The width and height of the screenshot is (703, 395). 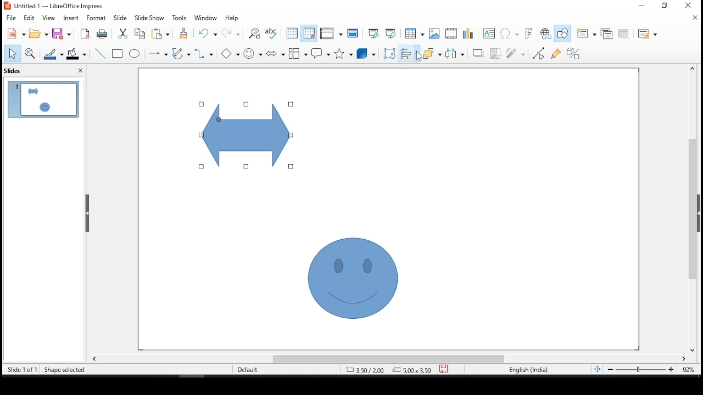 What do you see at coordinates (527, 35) in the screenshot?
I see `insert font work text` at bounding box center [527, 35].